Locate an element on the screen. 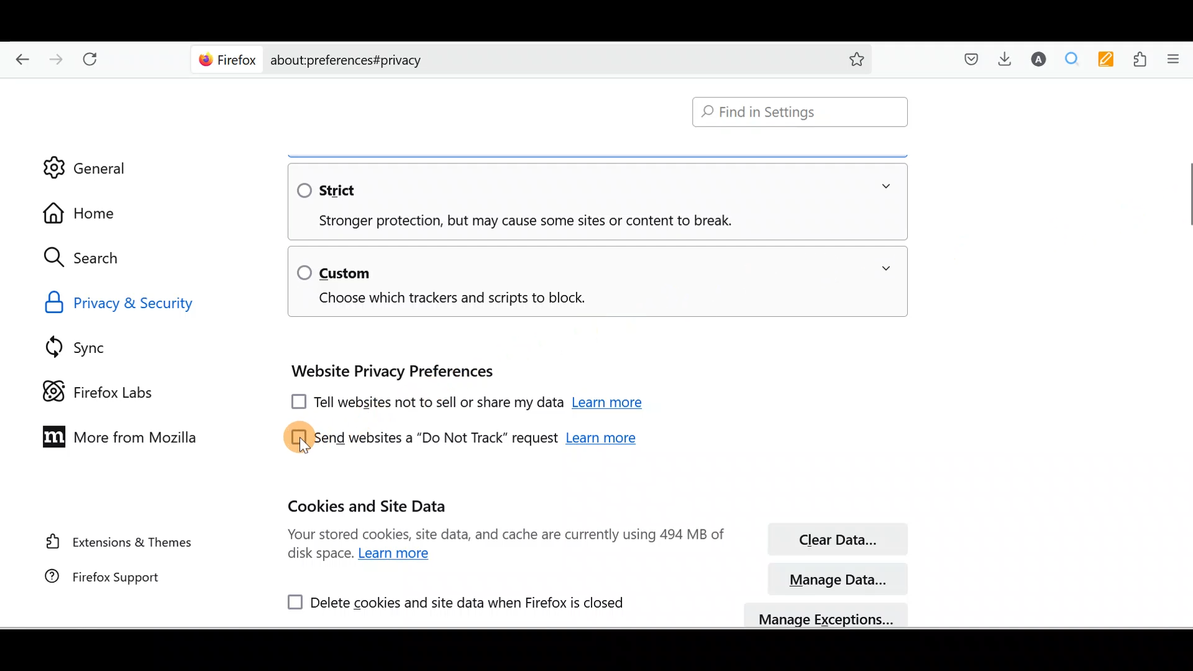 The width and height of the screenshot is (1193, 671). Choose which trackers and scripts to block. is located at coordinates (444, 300).